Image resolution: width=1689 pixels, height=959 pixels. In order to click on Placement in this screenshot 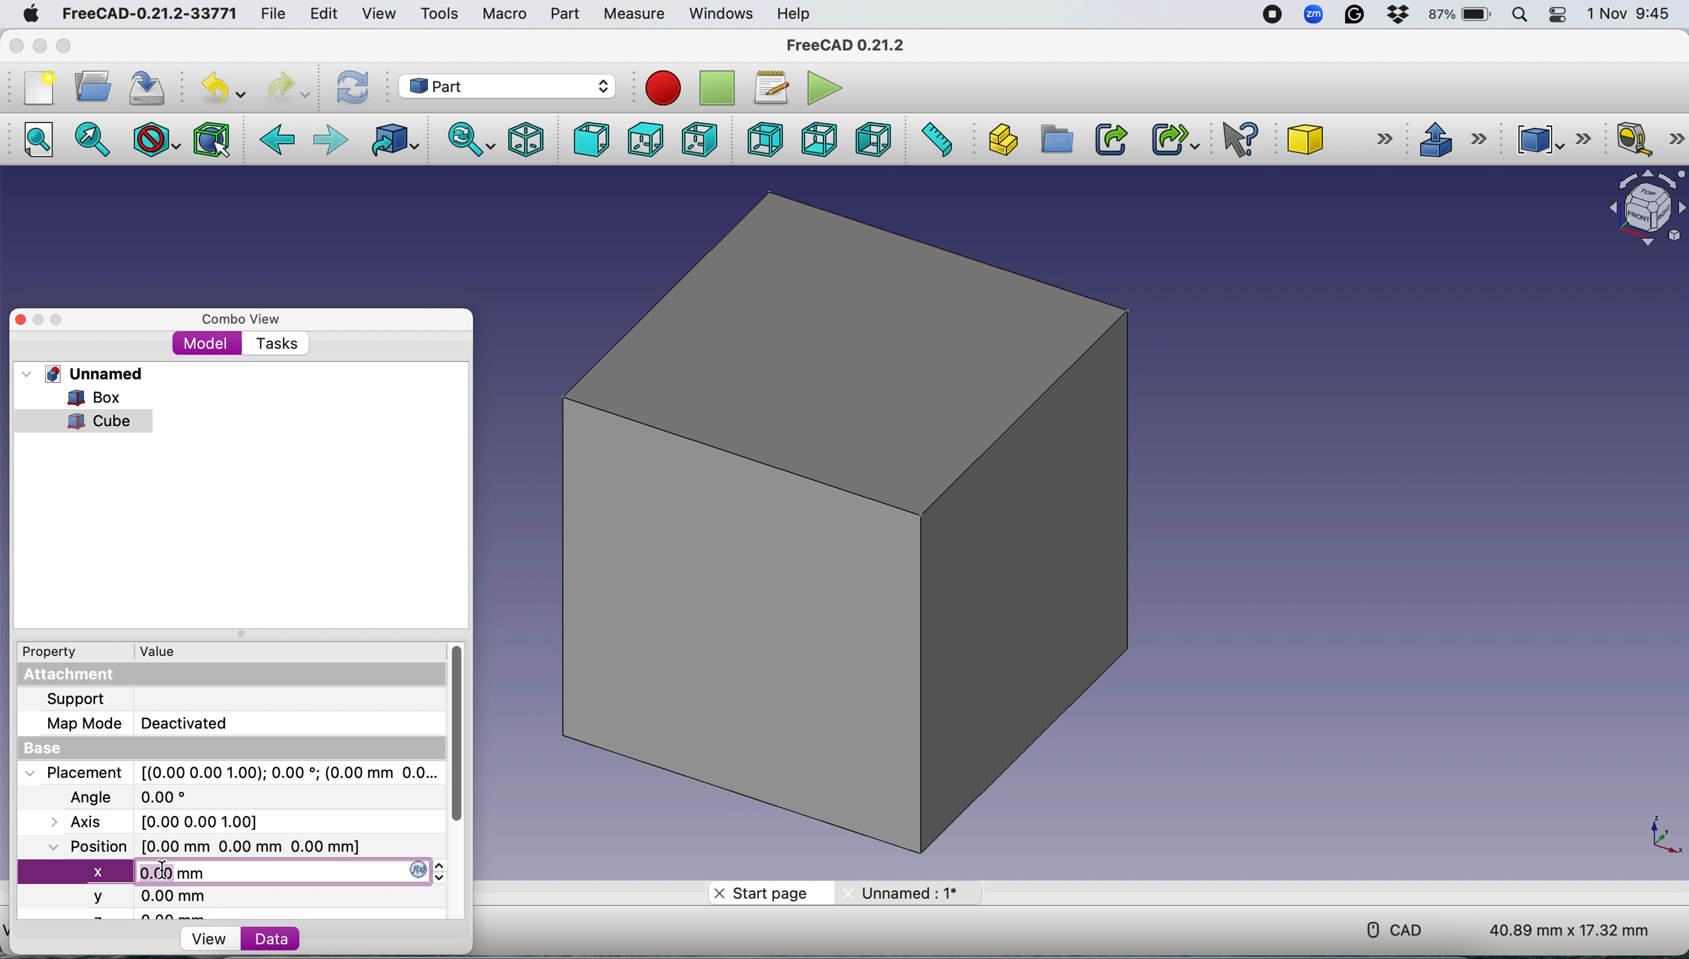, I will do `click(235, 773)`.